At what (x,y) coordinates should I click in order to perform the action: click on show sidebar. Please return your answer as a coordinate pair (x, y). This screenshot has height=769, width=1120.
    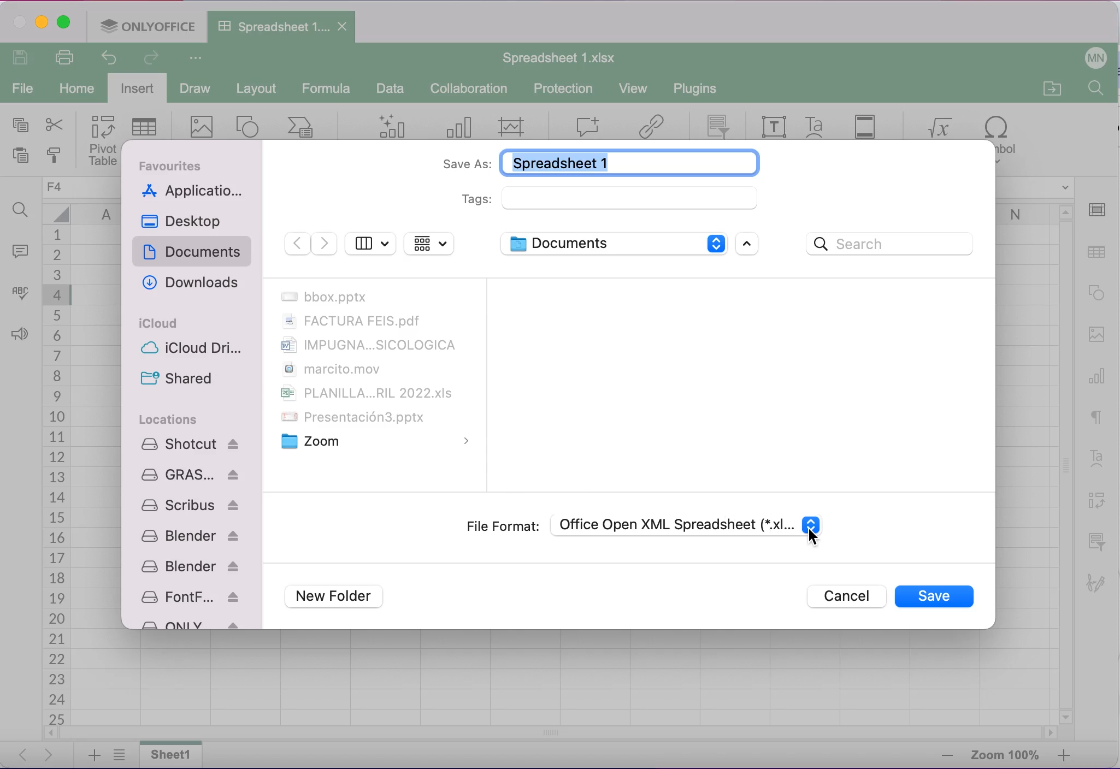
    Looking at the image, I should click on (370, 242).